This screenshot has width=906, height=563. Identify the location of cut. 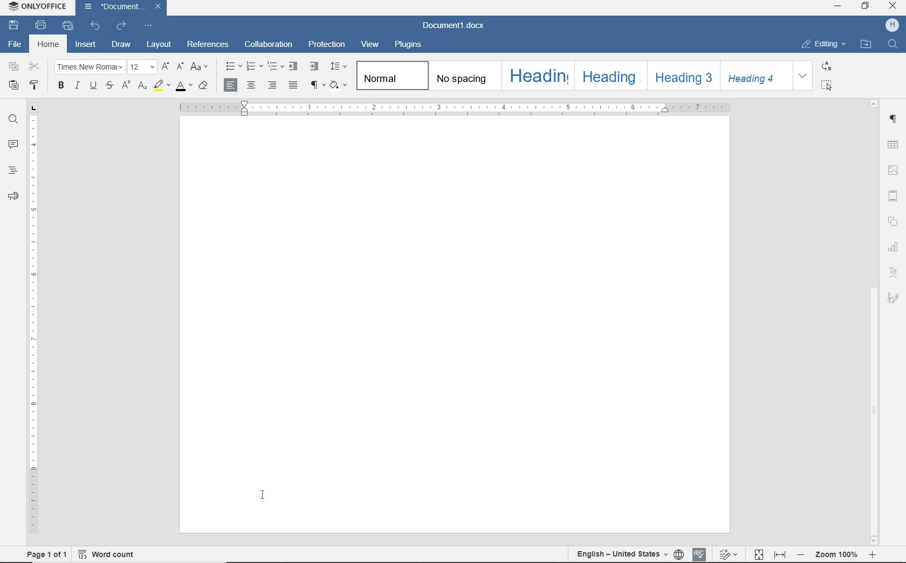
(34, 67).